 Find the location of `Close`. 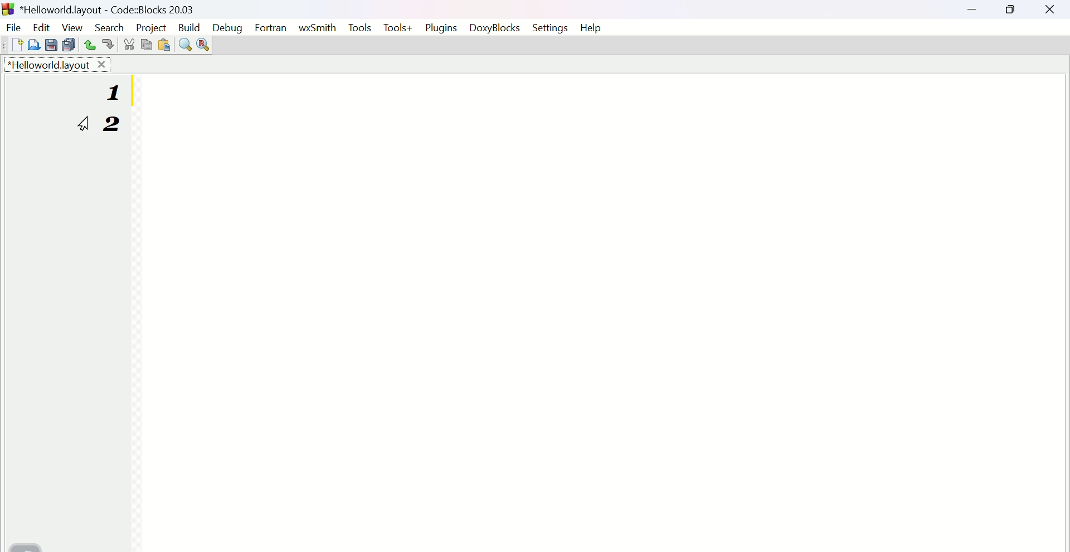

Close is located at coordinates (1052, 12).